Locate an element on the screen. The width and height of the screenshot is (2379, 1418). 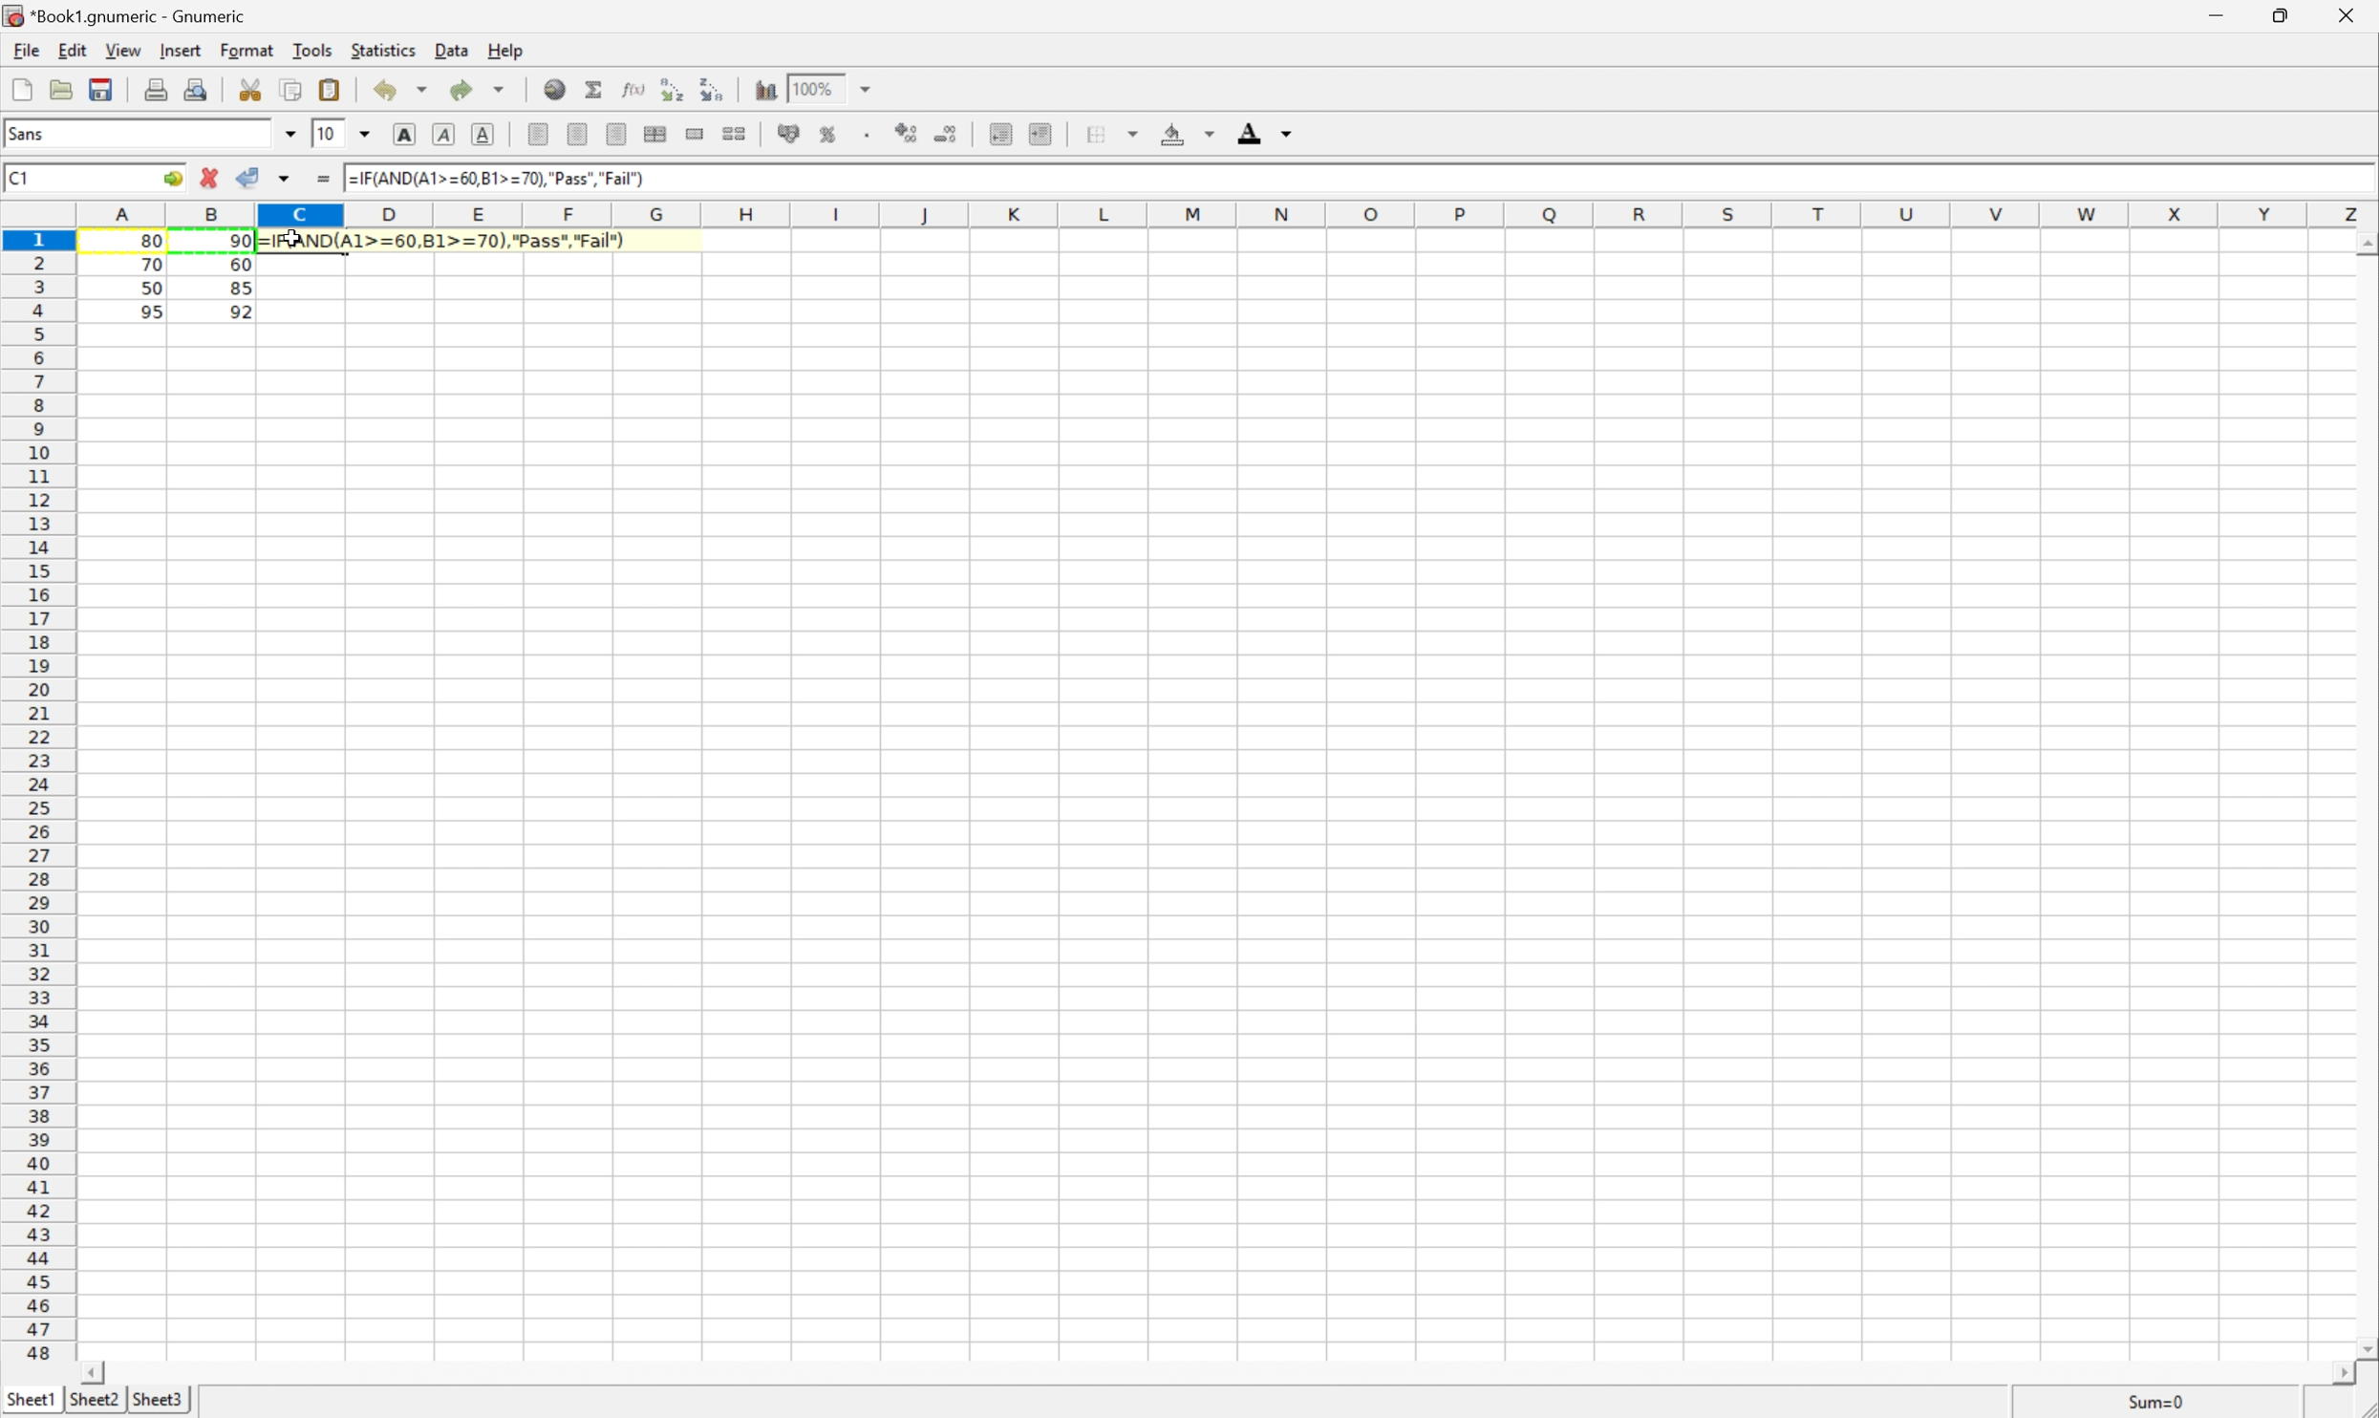
*Book1.gnumeric - Gnumeric is located at coordinates (122, 15).